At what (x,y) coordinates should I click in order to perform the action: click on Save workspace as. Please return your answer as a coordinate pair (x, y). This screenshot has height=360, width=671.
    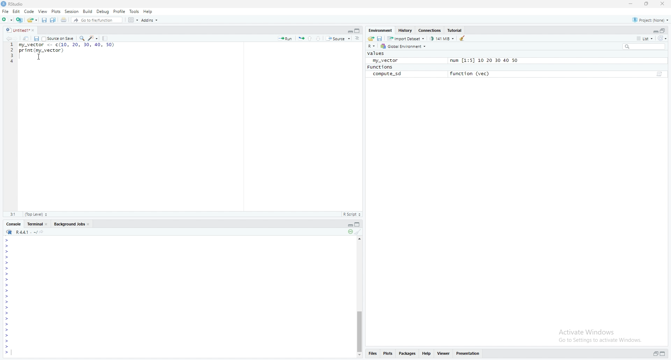
    Looking at the image, I should click on (381, 38).